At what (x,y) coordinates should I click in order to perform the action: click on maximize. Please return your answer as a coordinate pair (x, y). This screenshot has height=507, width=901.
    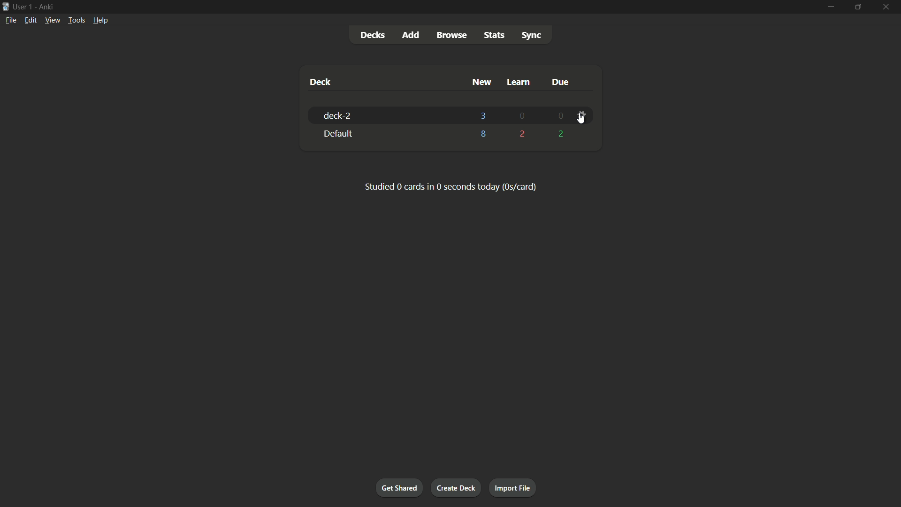
    Looking at the image, I should click on (859, 6).